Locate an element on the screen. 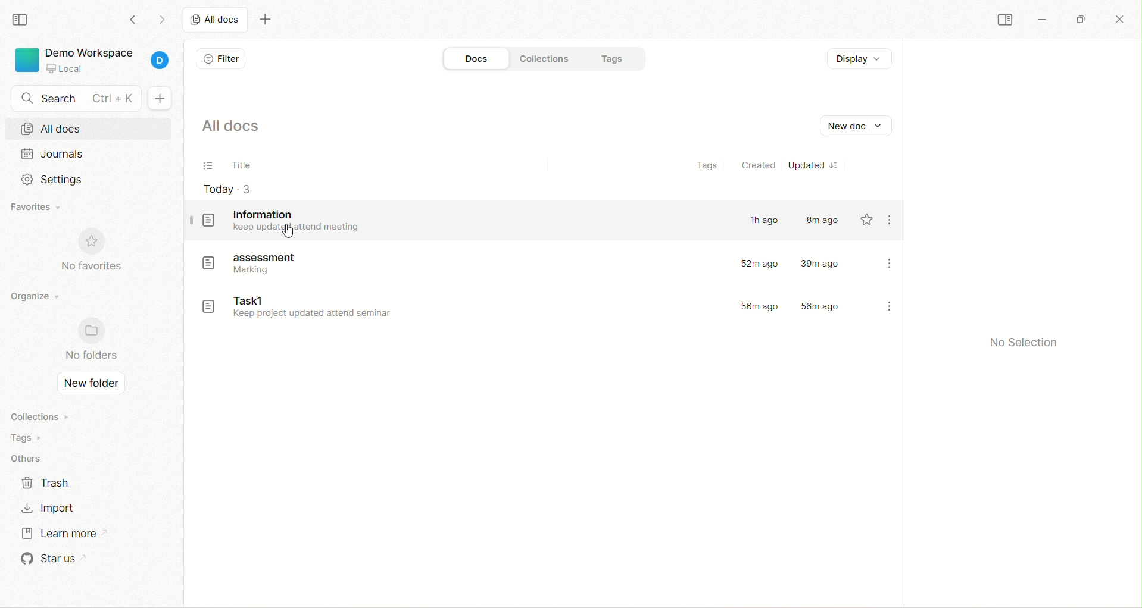 Image resolution: width=1142 pixels, height=608 pixels. go back is located at coordinates (134, 23).